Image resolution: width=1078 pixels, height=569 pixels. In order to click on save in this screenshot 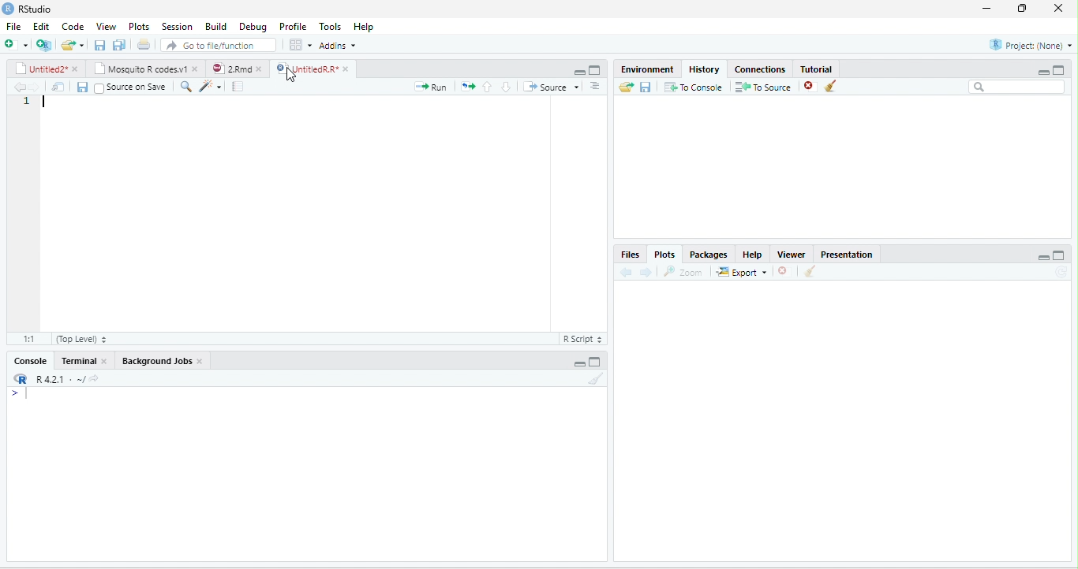, I will do `click(645, 87)`.